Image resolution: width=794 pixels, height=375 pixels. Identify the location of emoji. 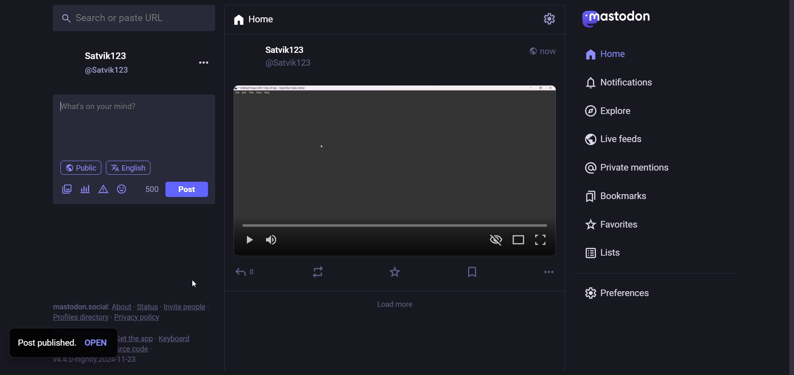
(122, 189).